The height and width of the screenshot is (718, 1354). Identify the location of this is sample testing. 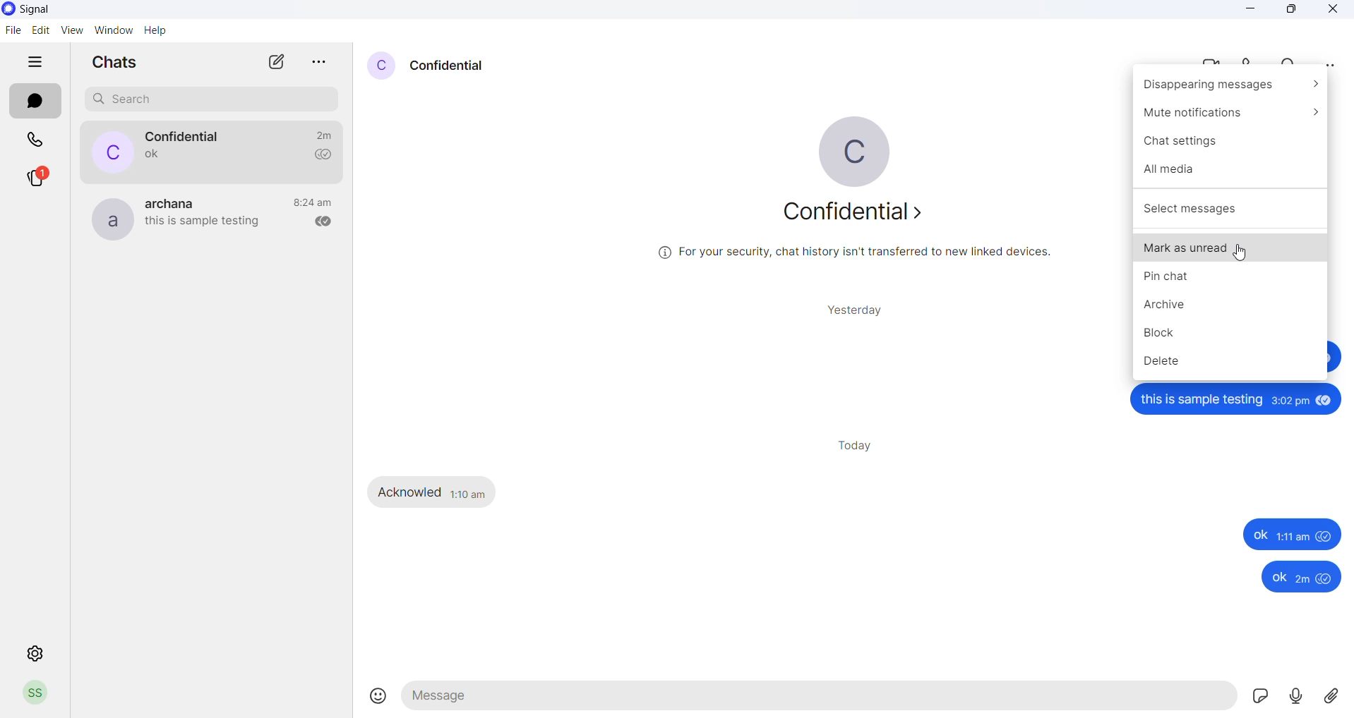
(1240, 401).